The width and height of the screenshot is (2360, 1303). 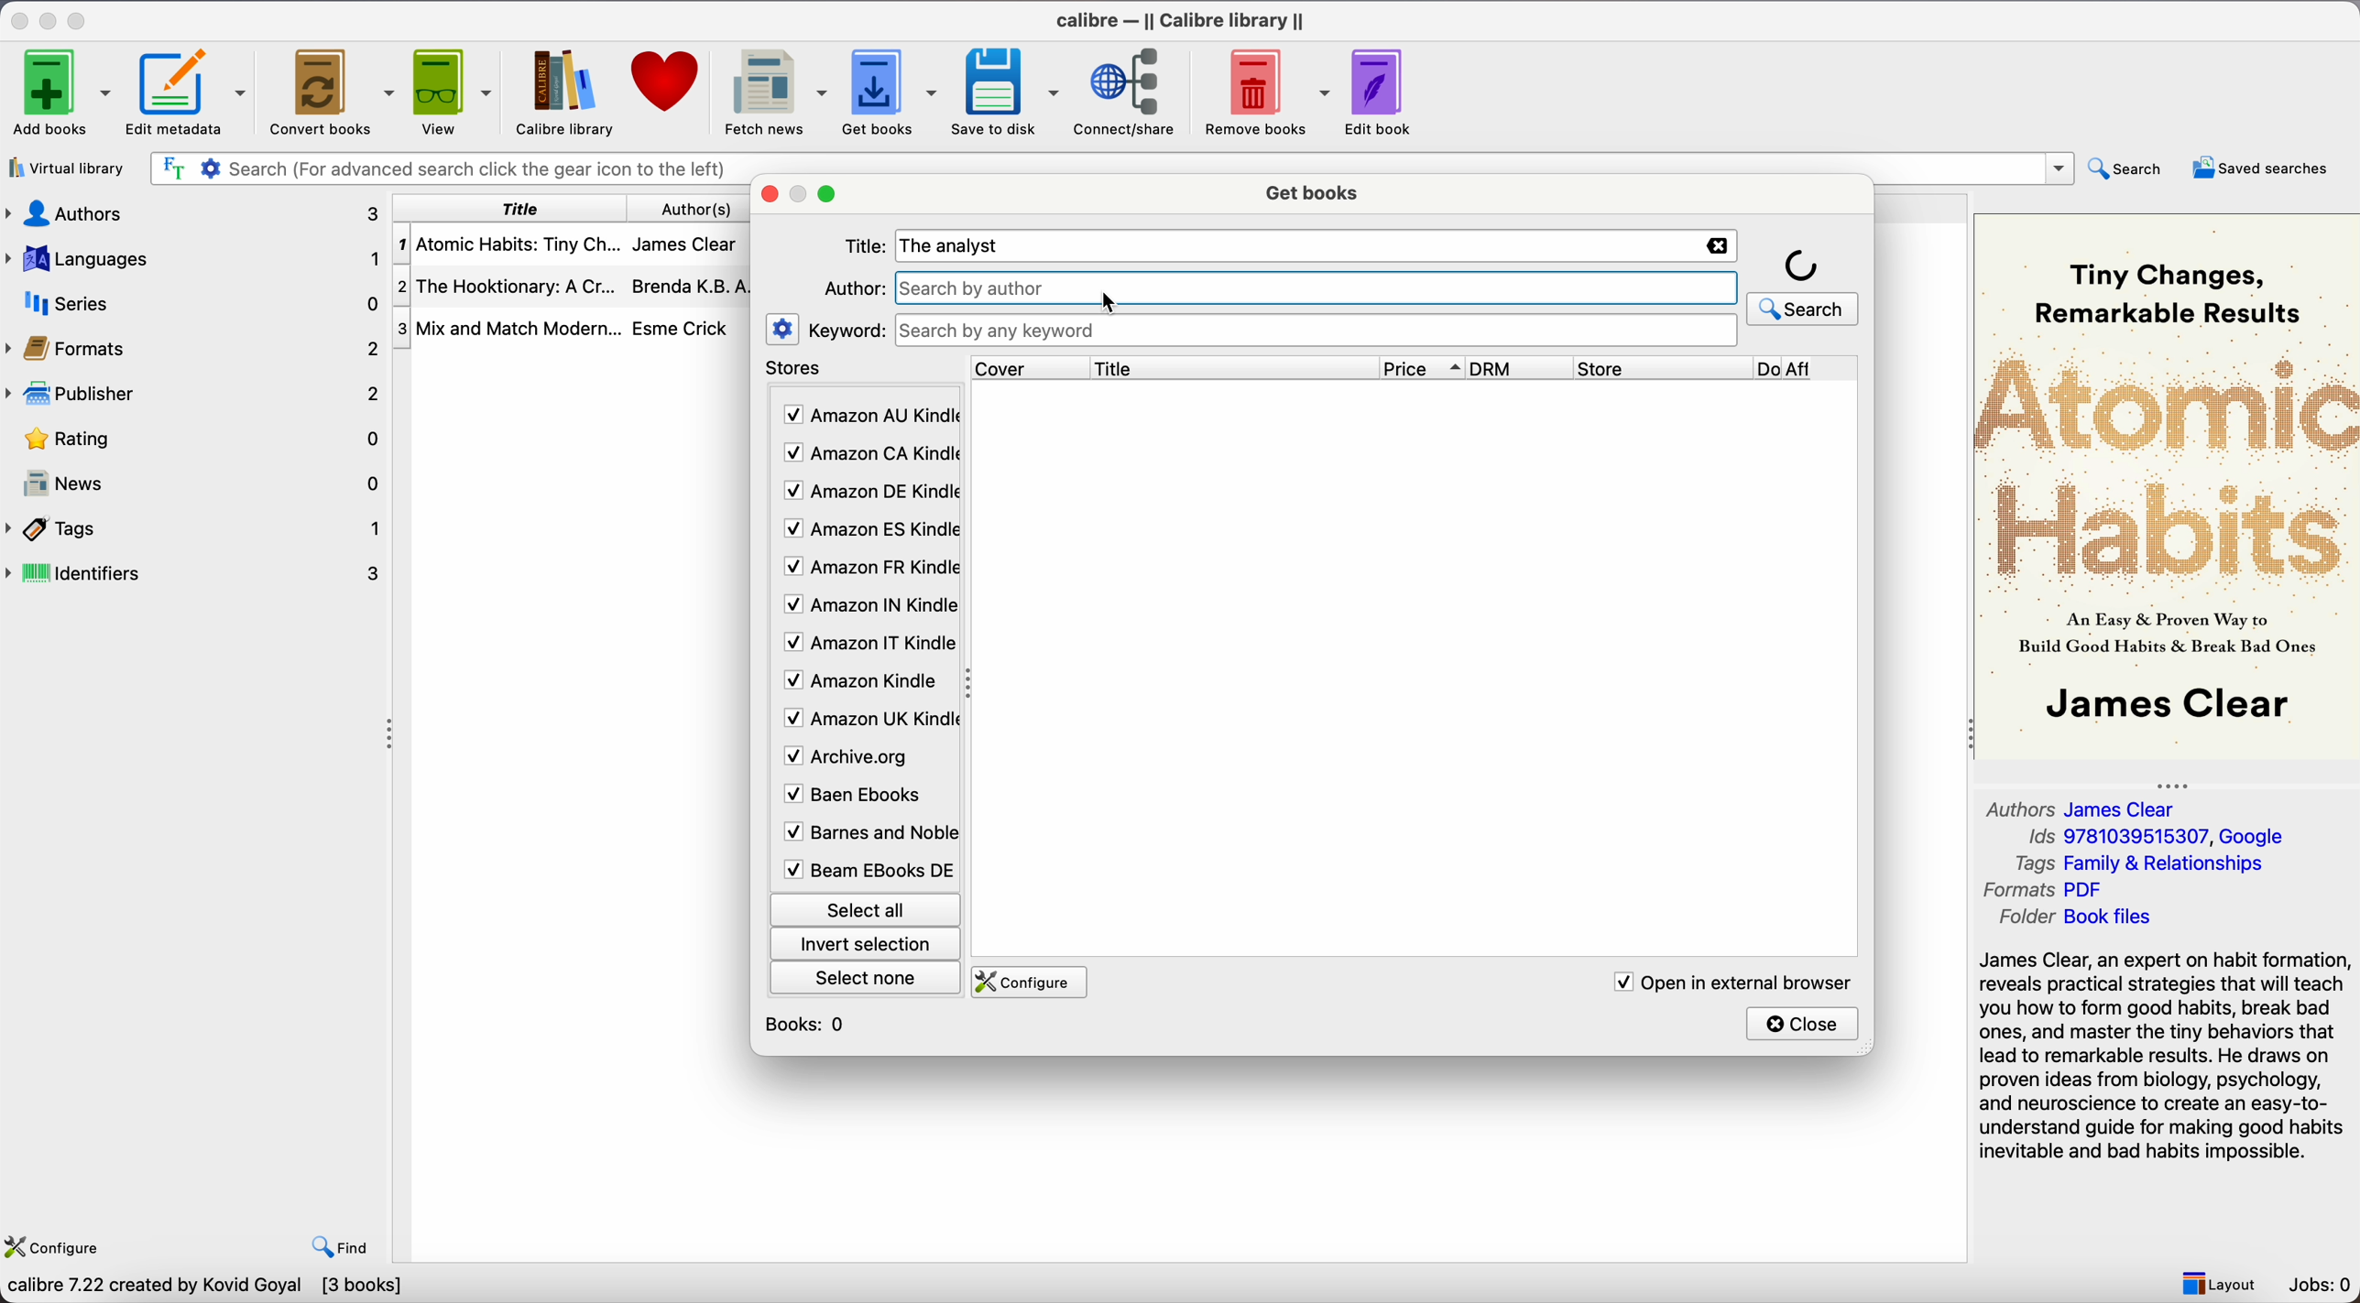 What do you see at coordinates (868, 647) in the screenshot?
I see `Amazon IT Kindle` at bounding box center [868, 647].